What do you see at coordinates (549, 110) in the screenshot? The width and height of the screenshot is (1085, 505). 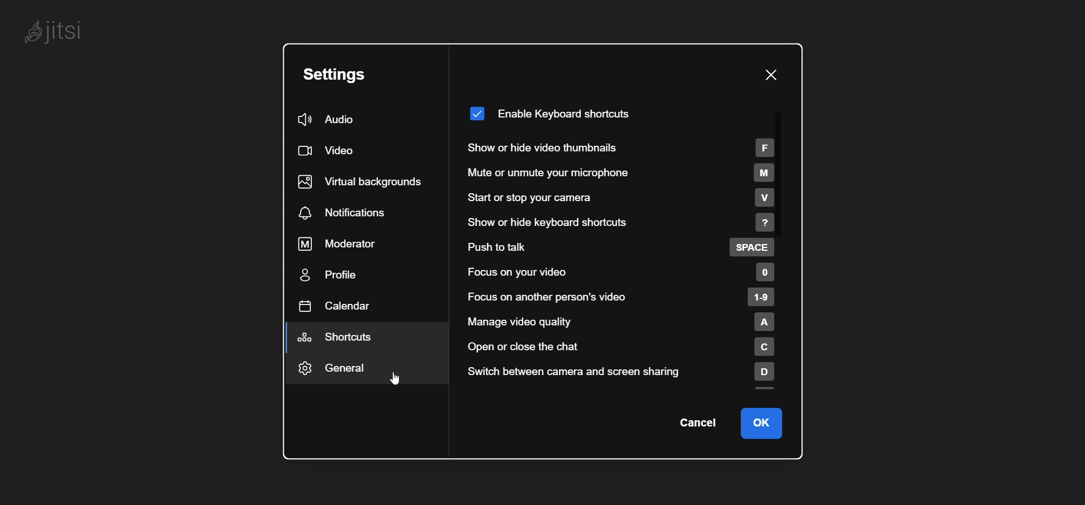 I see `enable keyboard shortcut` at bounding box center [549, 110].